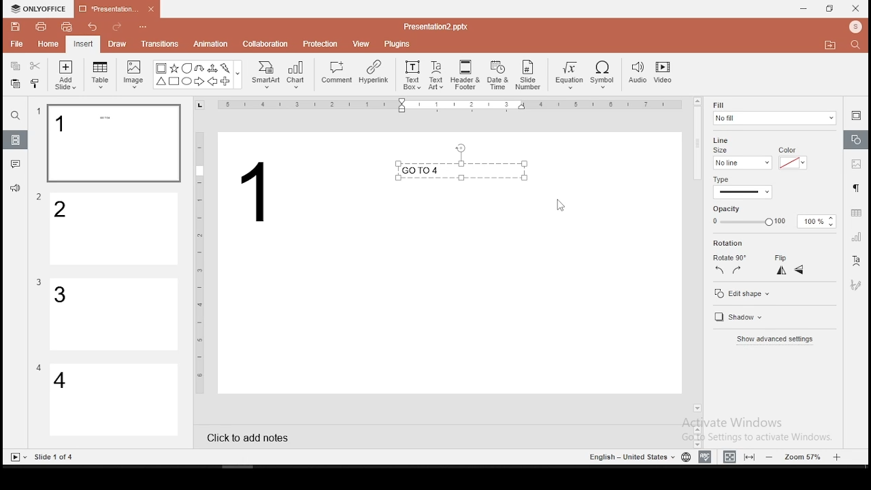 This screenshot has height=490, width=871. I want to click on flip horizontal, so click(780, 270).